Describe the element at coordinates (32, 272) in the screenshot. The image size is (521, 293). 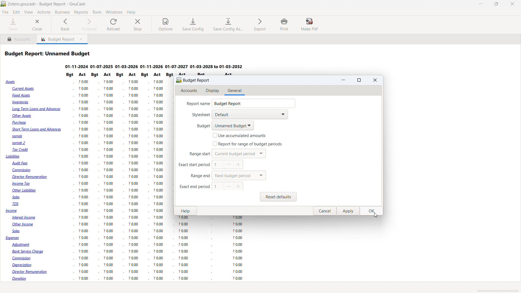
I see `Director Remuneration` at that location.